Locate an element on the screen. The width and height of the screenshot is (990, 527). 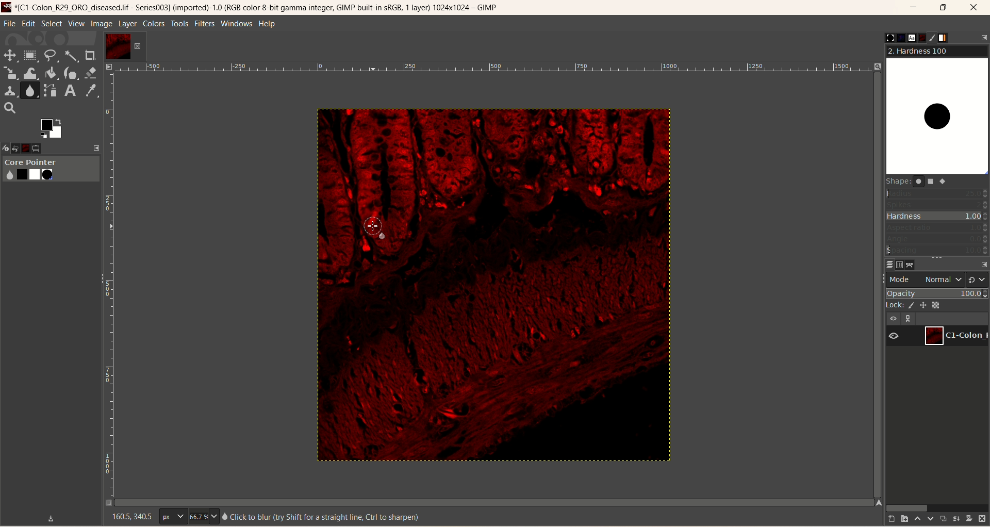
configure this tab is located at coordinates (984, 37).